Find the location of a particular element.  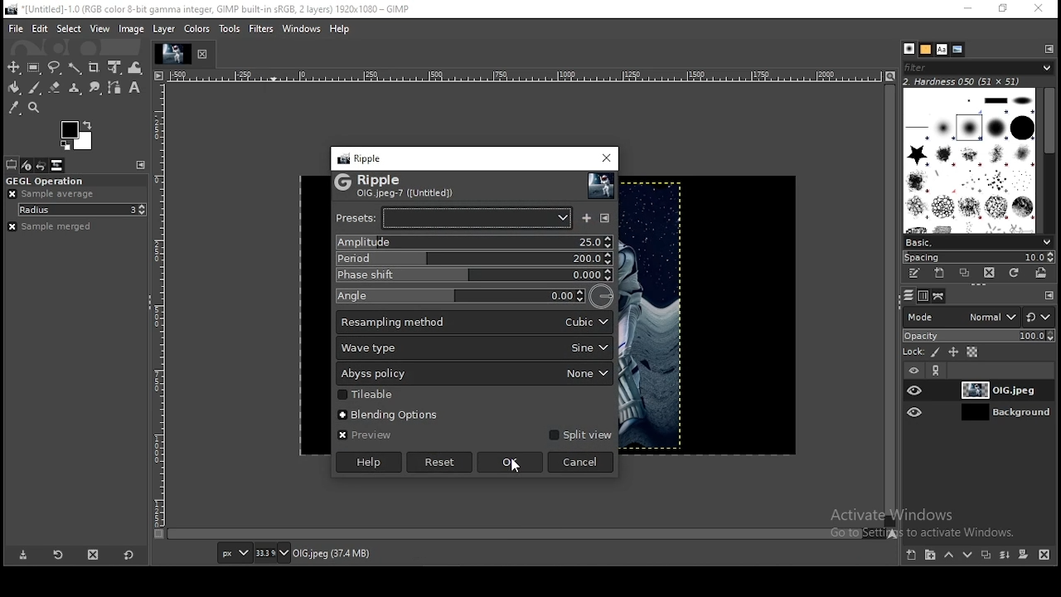

clone tool is located at coordinates (75, 89).